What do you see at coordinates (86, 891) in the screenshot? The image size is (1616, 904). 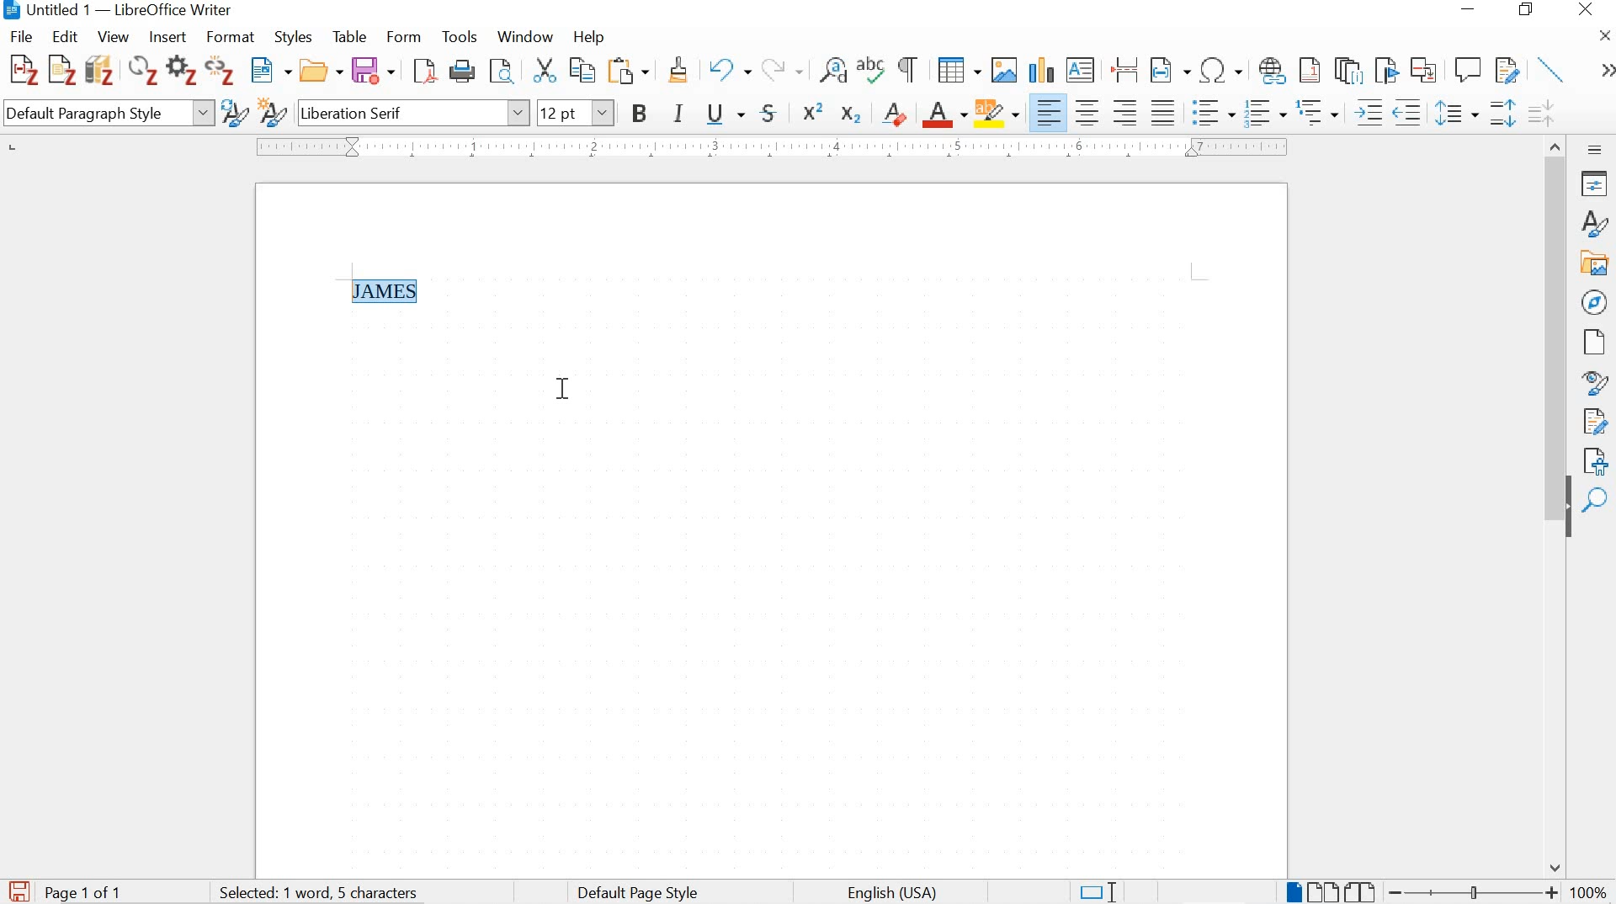 I see `page 1 of 1` at bounding box center [86, 891].